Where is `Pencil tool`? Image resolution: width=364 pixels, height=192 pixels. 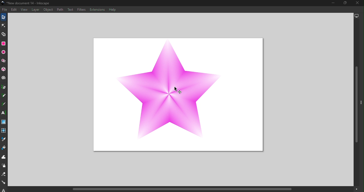 Pencil tool is located at coordinates (4, 95).